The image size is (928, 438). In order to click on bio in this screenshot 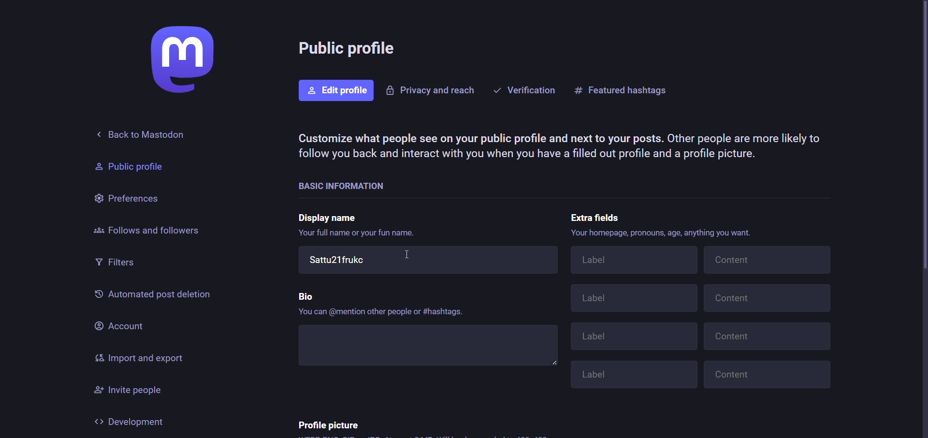, I will do `click(305, 295)`.